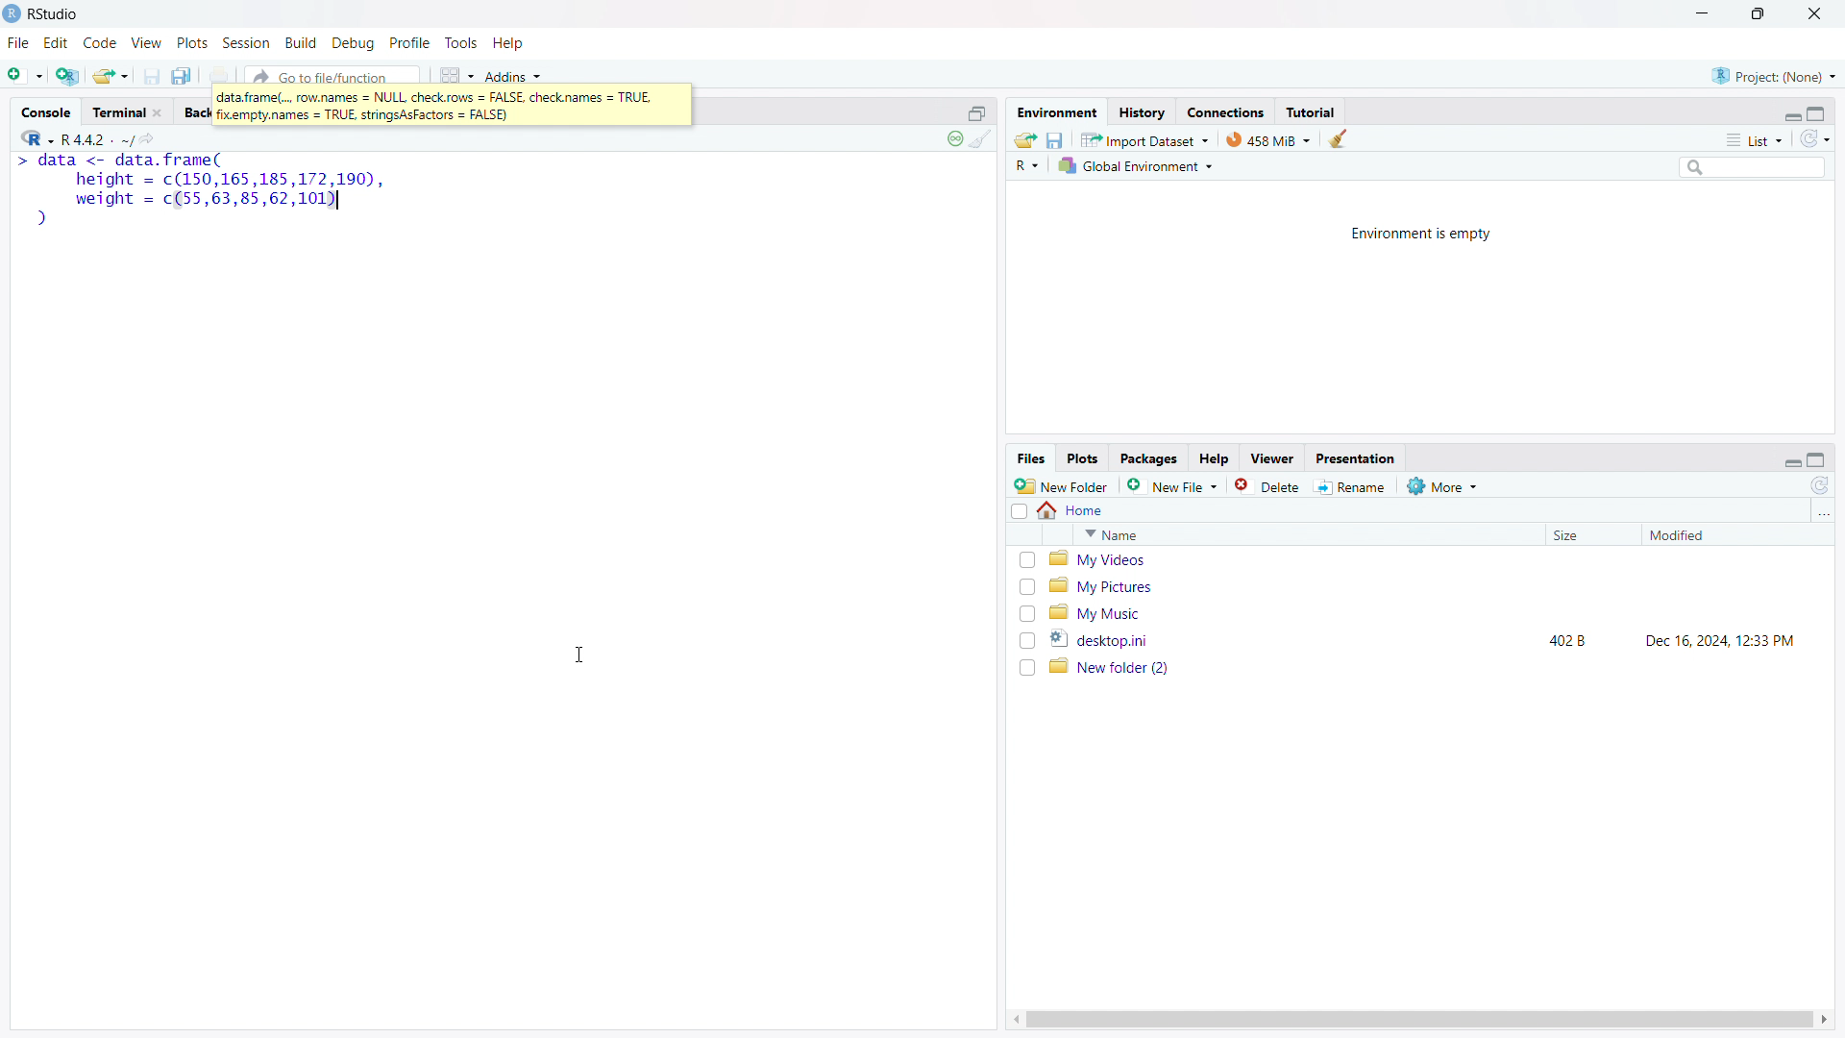  I want to click on clear objects from the workspace, so click(1337, 138).